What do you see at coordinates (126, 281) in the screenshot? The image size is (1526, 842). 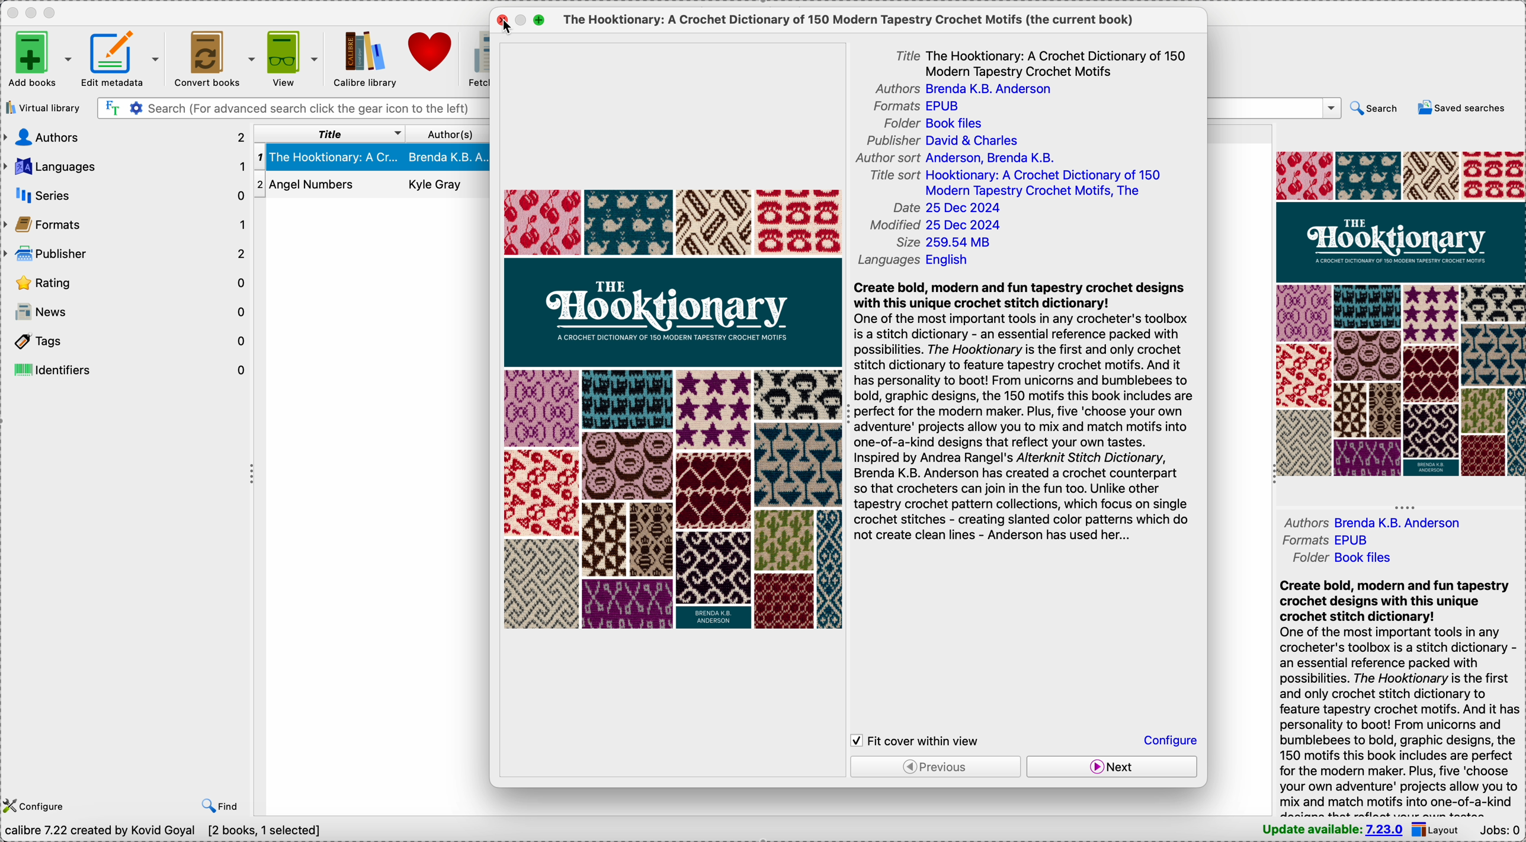 I see `rating` at bounding box center [126, 281].